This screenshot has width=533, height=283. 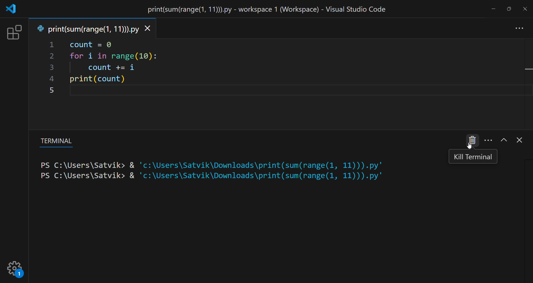 What do you see at coordinates (473, 158) in the screenshot?
I see `kill terminal` at bounding box center [473, 158].